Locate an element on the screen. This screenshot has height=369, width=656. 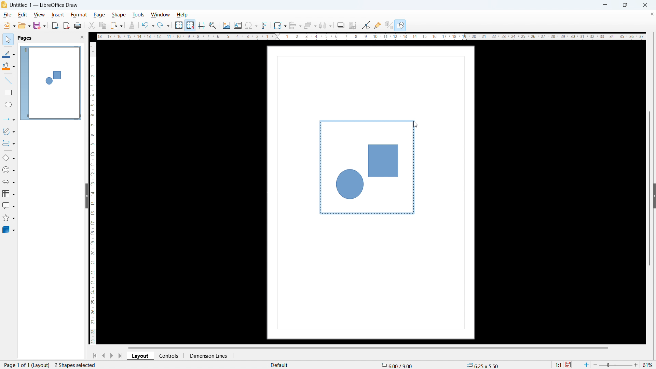
save is located at coordinates (569, 365).